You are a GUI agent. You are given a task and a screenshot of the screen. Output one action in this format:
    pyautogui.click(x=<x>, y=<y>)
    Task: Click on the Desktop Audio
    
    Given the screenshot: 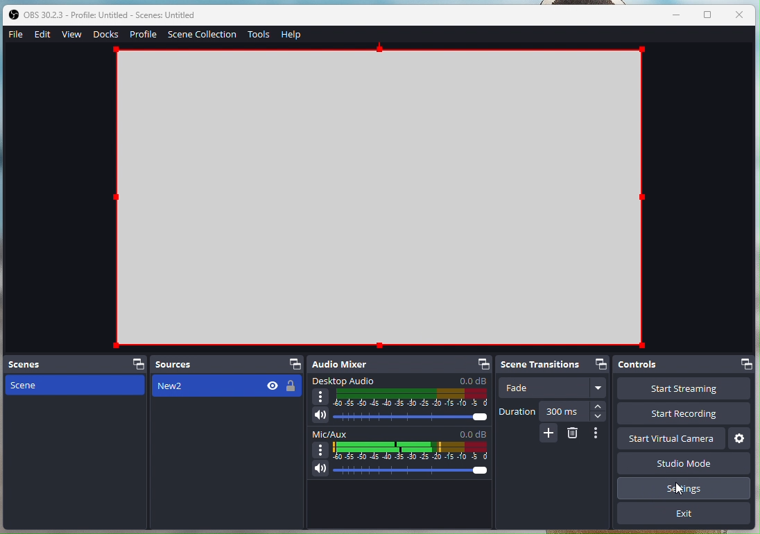 What is the action you would take?
    pyautogui.click(x=349, y=380)
    